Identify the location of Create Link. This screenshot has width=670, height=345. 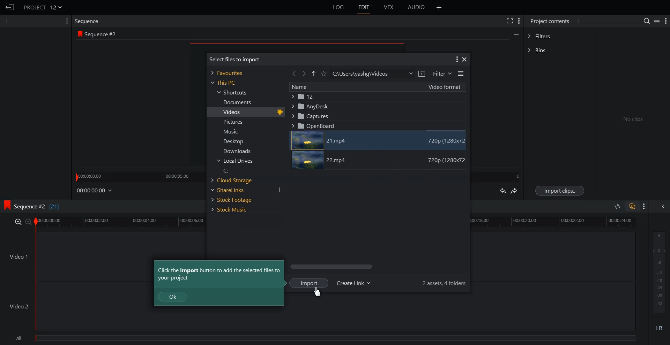
(354, 283).